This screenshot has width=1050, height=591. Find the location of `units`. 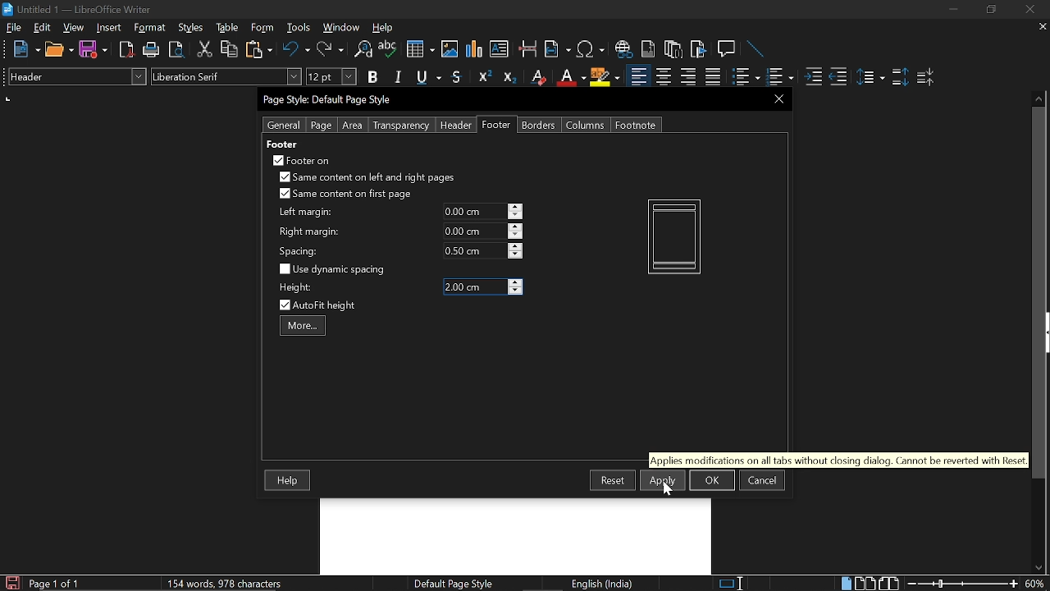

units is located at coordinates (9, 99).